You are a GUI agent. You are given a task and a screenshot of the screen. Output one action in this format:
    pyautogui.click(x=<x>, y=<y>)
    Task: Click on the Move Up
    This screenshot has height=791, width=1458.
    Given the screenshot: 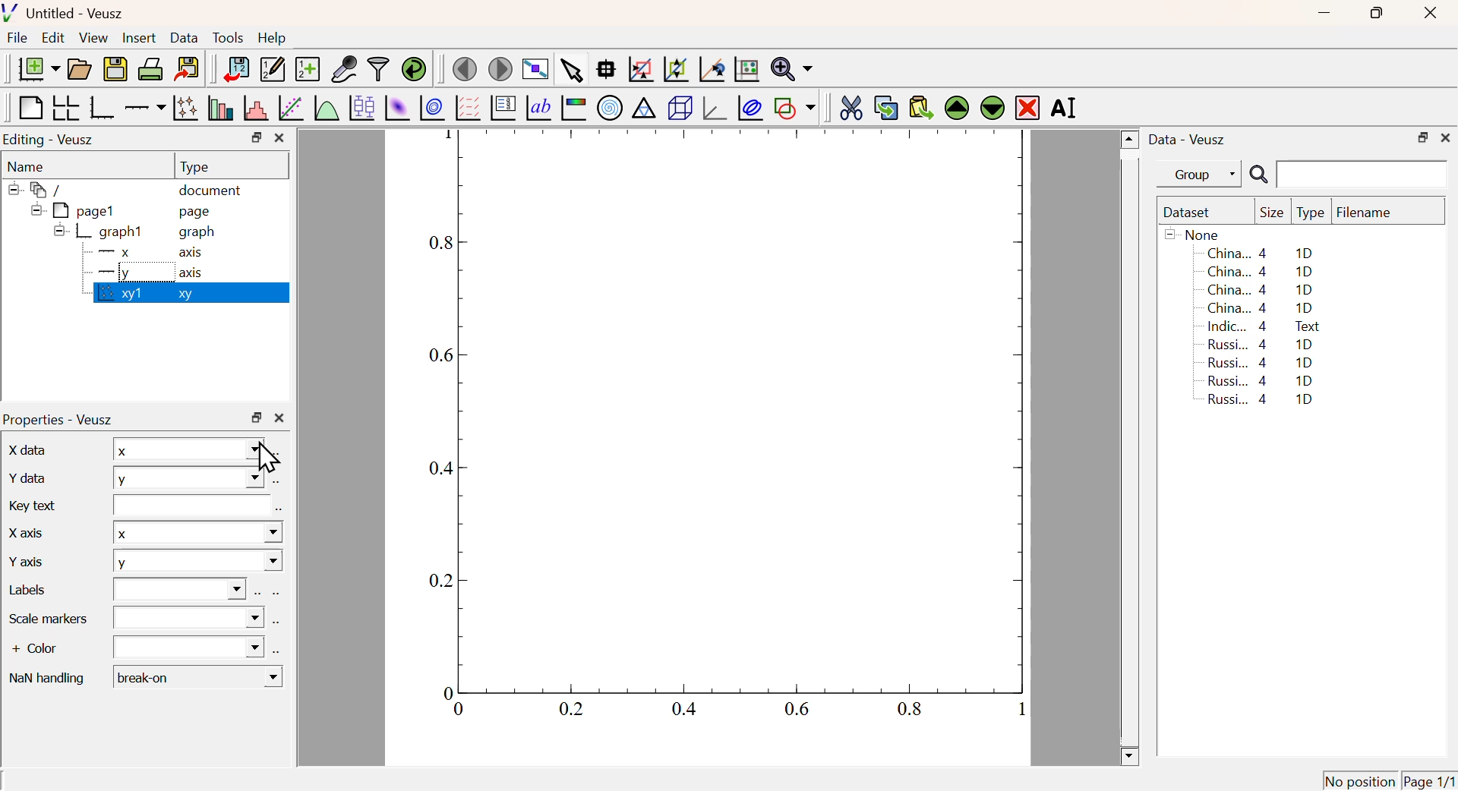 What is the action you would take?
    pyautogui.click(x=958, y=109)
    